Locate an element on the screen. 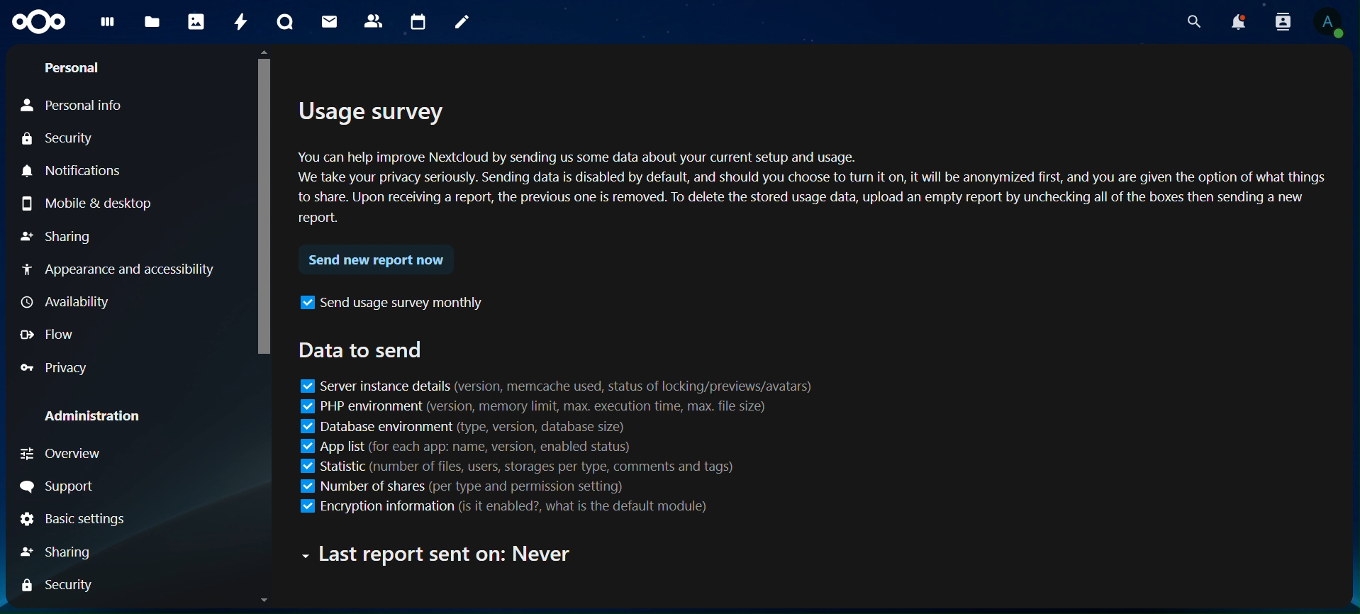 This screenshot has height=614, width=1360. Administration is located at coordinates (96, 417).